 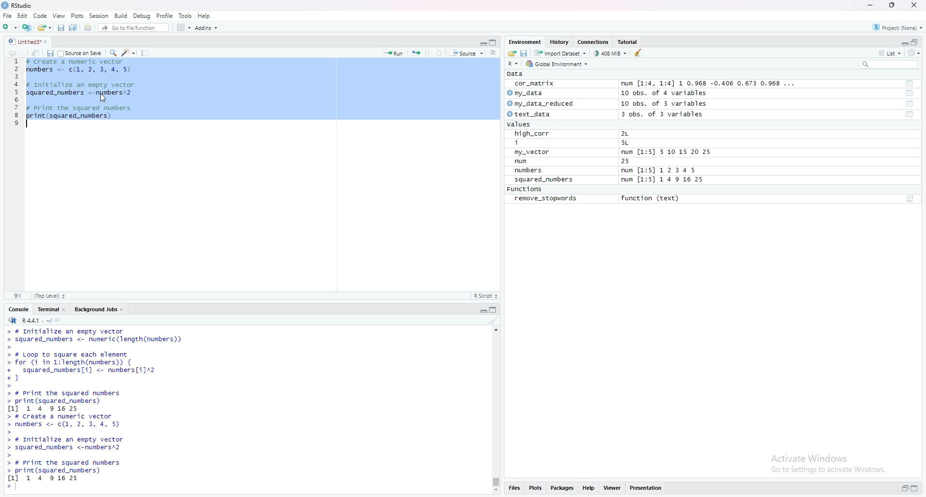 What do you see at coordinates (440, 53) in the screenshot?
I see `down` at bounding box center [440, 53].